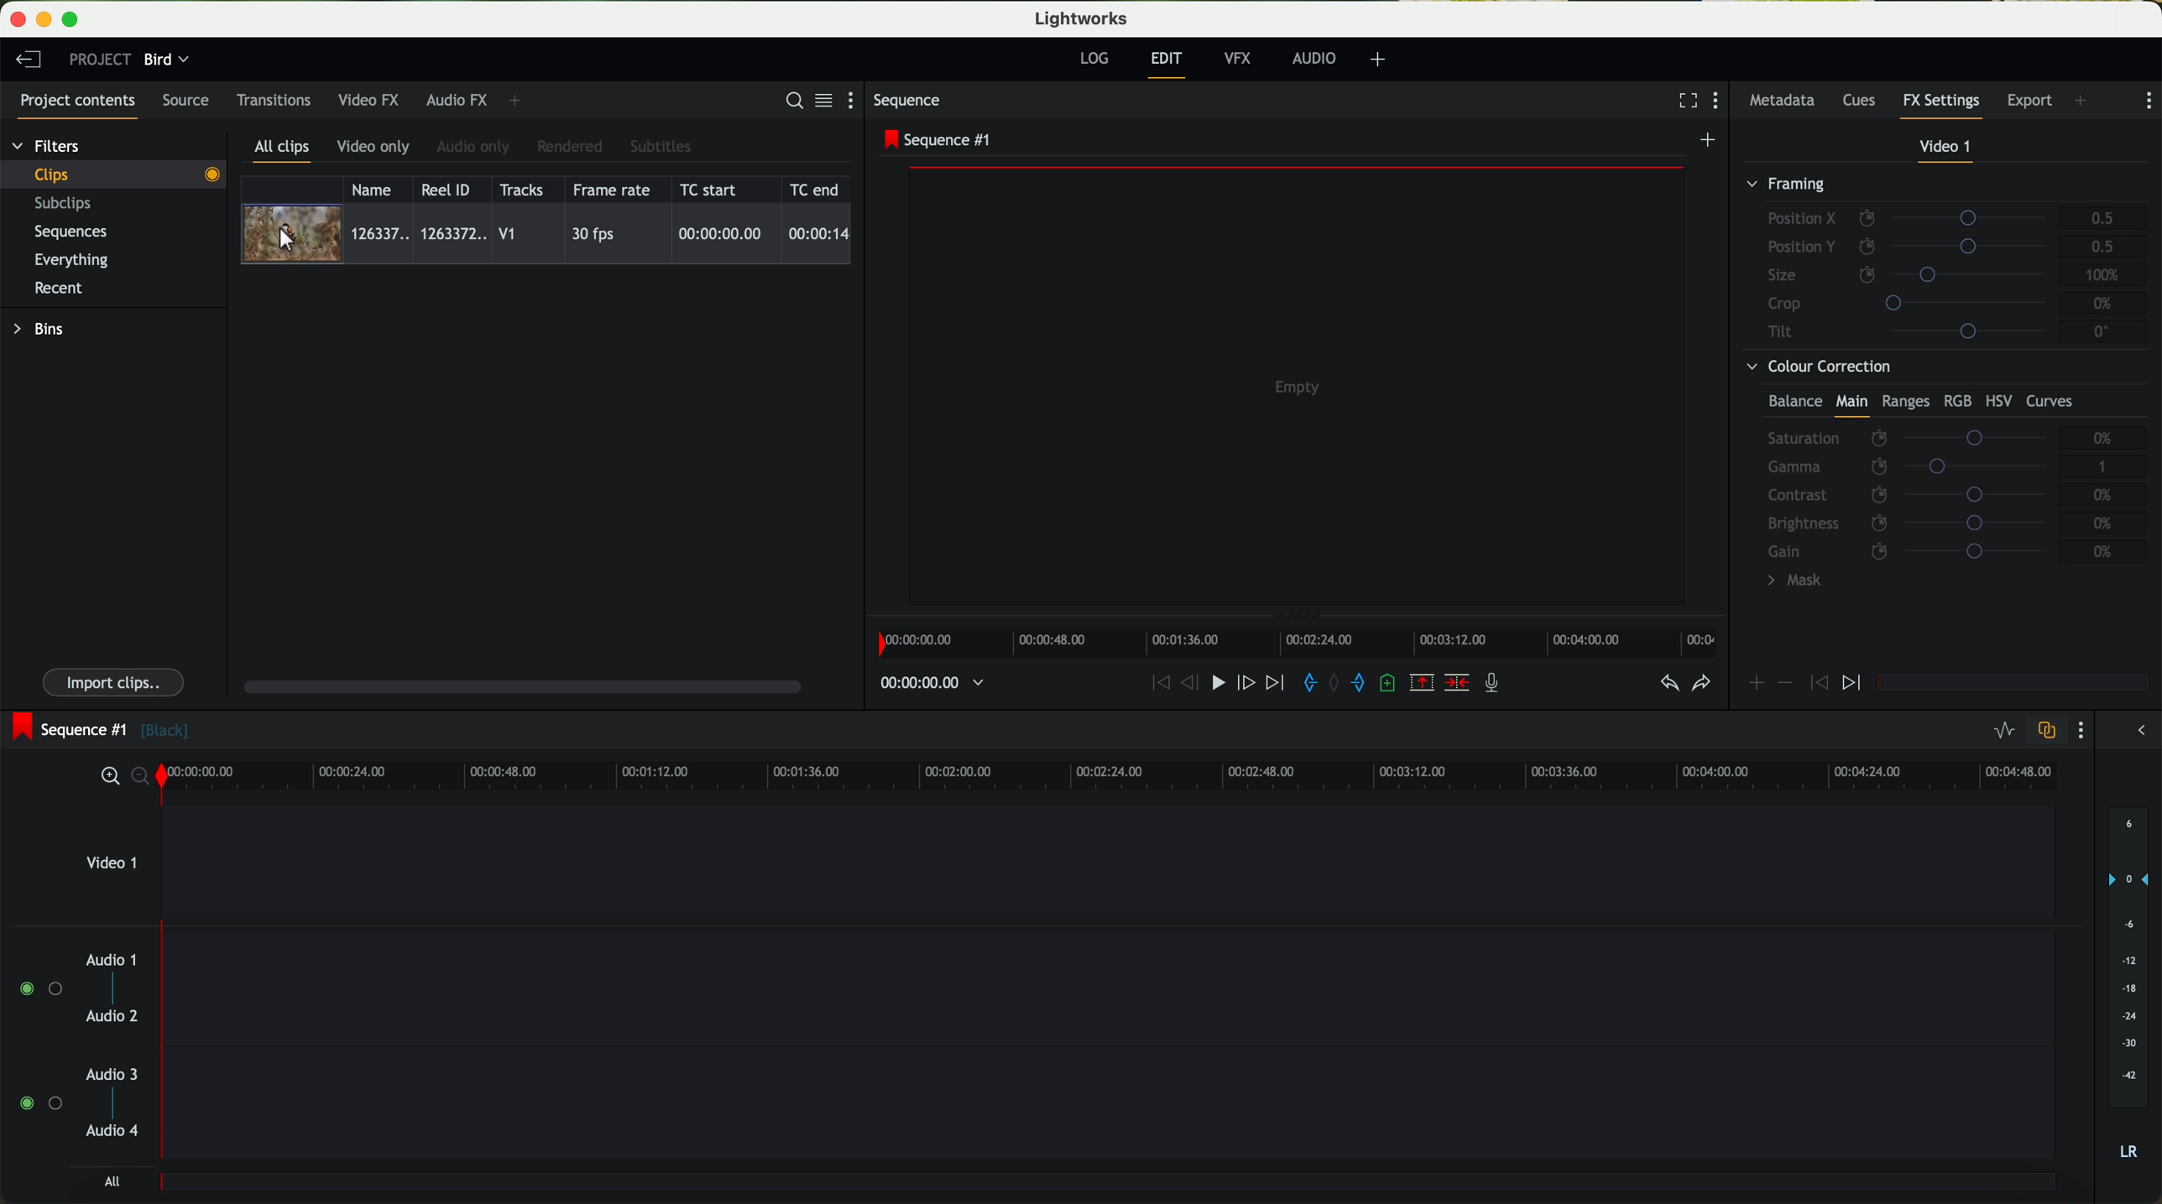 This screenshot has height=1204, width=2162. What do you see at coordinates (1914, 331) in the screenshot?
I see `tilt` at bounding box center [1914, 331].